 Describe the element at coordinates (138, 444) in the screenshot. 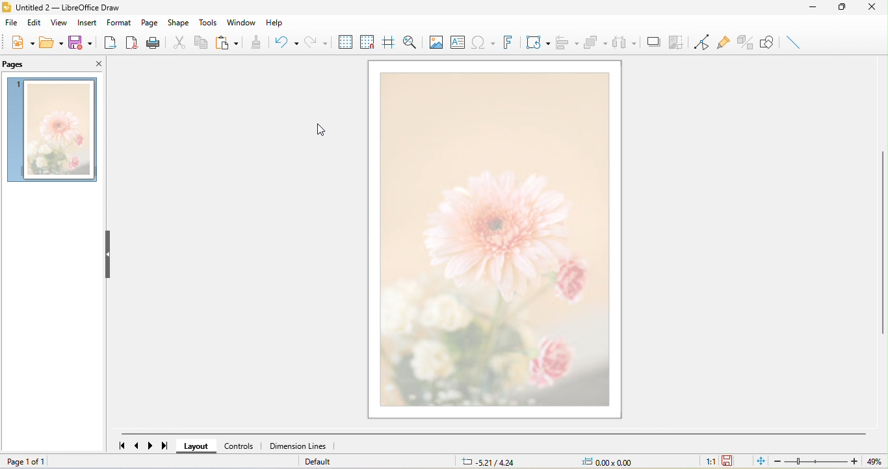

I see `previous page` at that location.